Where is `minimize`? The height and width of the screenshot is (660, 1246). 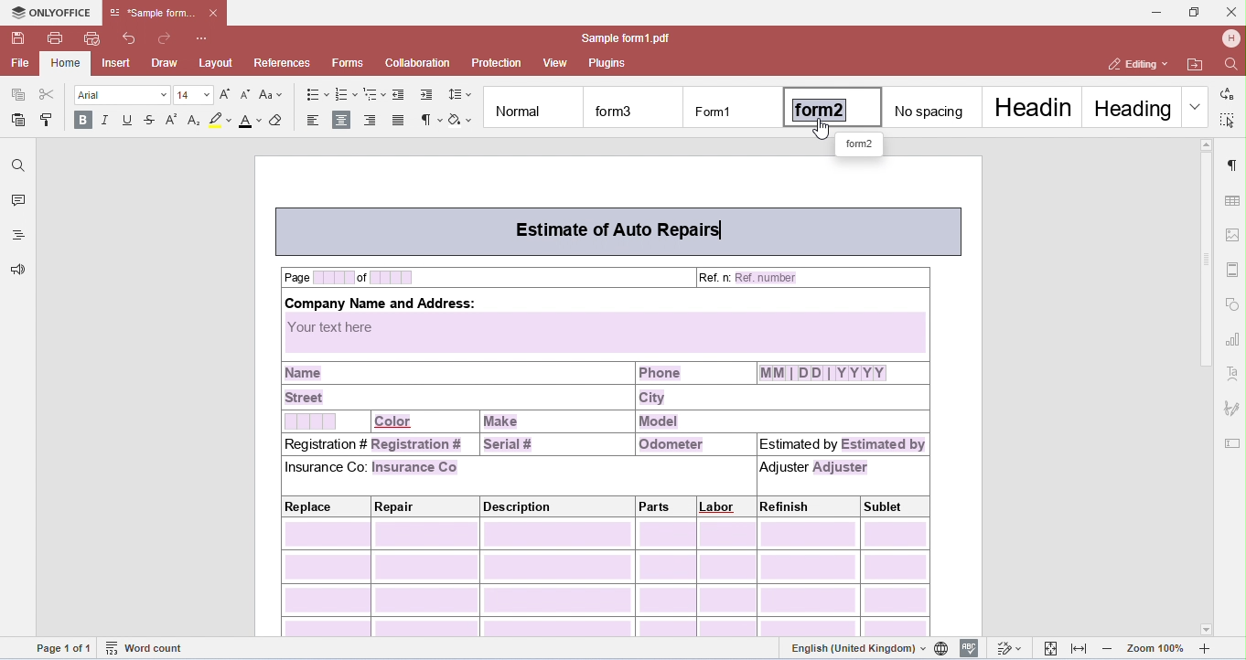 minimize is located at coordinates (1156, 13).